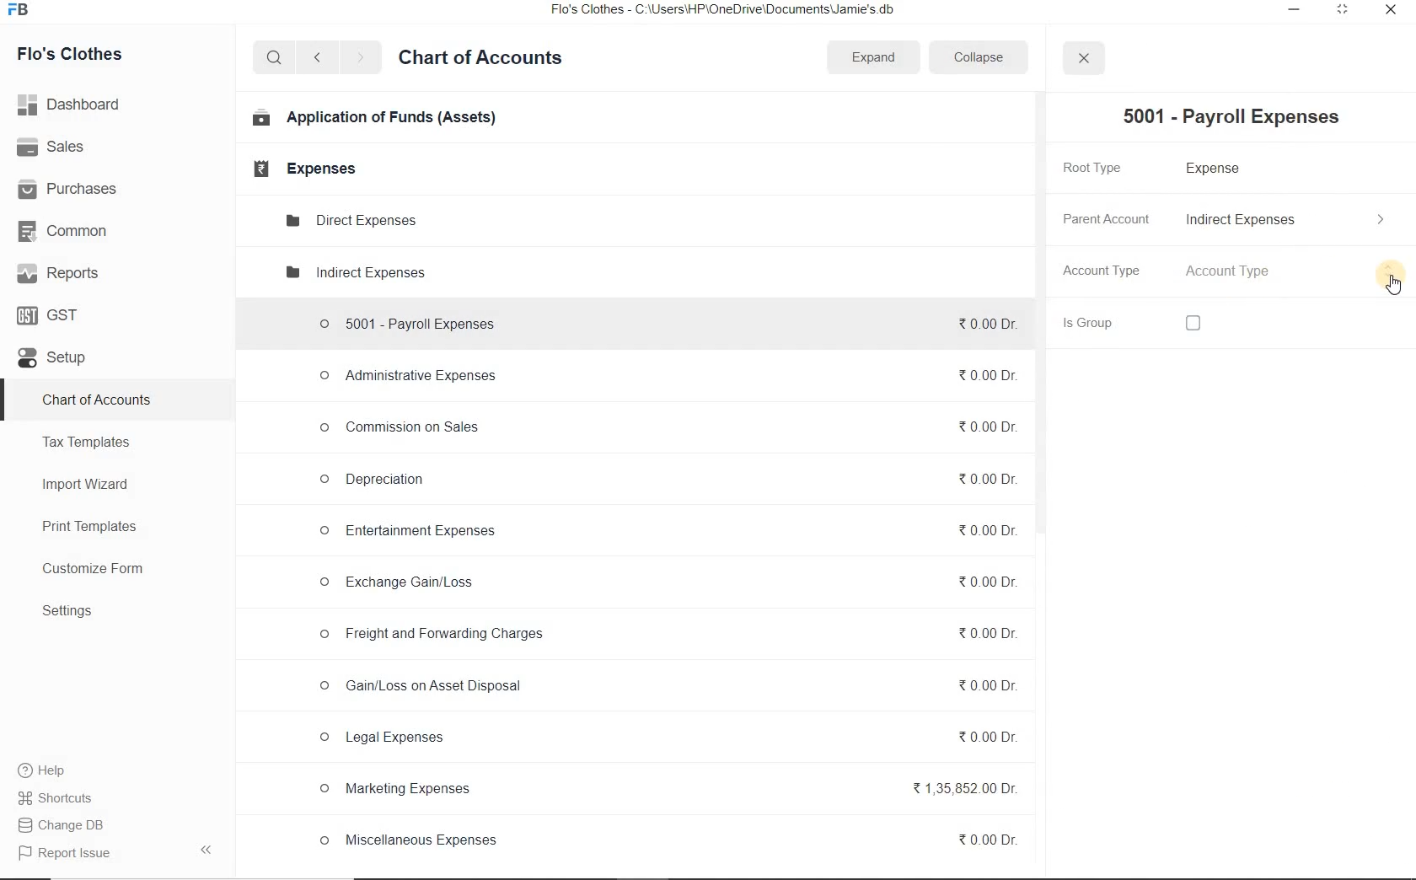 Image resolution: width=1416 pixels, height=880 pixels. What do you see at coordinates (89, 528) in the screenshot?
I see `Print Templates` at bounding box center [89, 528].